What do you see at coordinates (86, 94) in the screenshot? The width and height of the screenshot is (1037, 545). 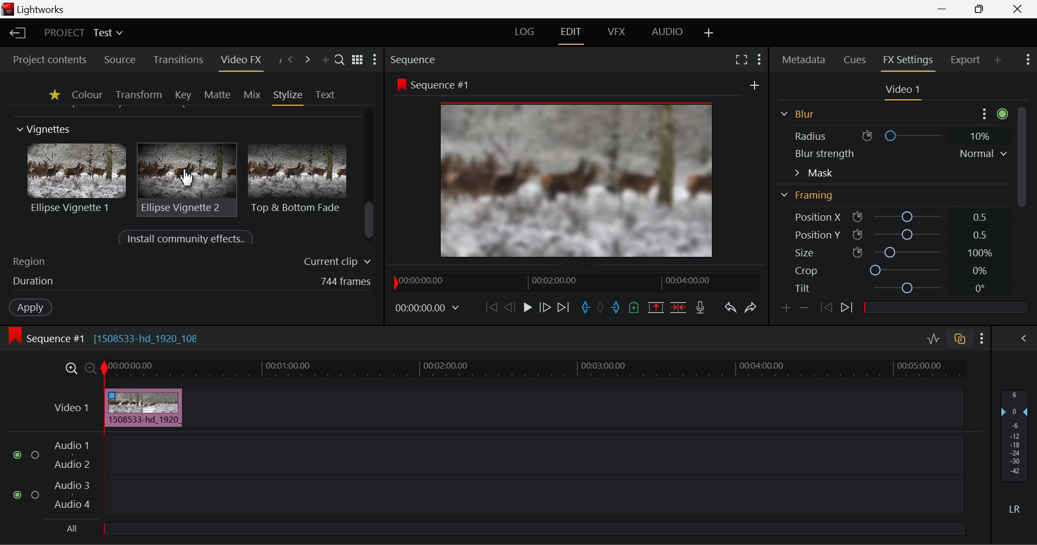 I see `Colour` at bounding box center [86, 94].